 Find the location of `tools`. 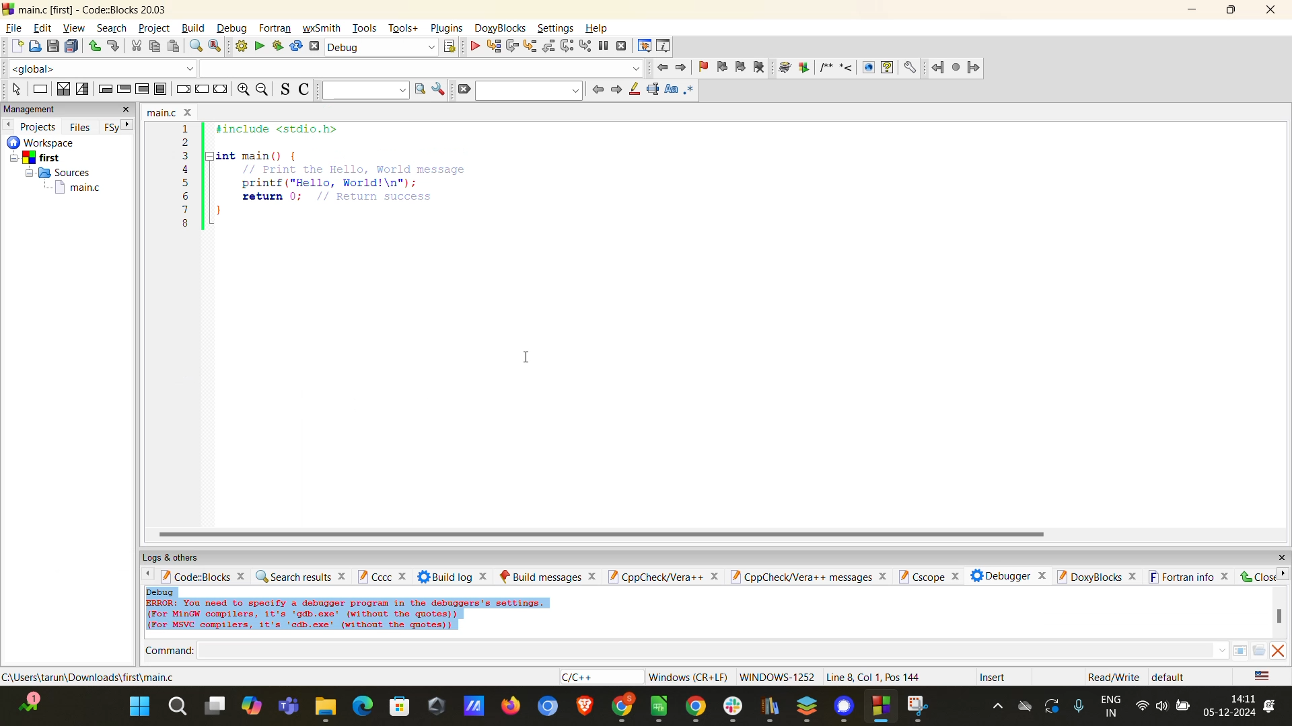

tools is located at coordinates (364, 27).